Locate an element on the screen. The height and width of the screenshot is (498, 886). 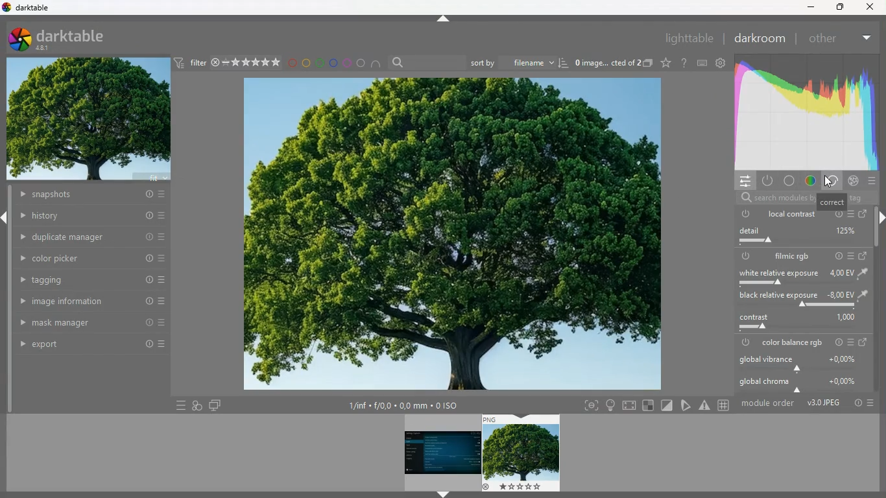
tagging is located at coordinates (86, 279).